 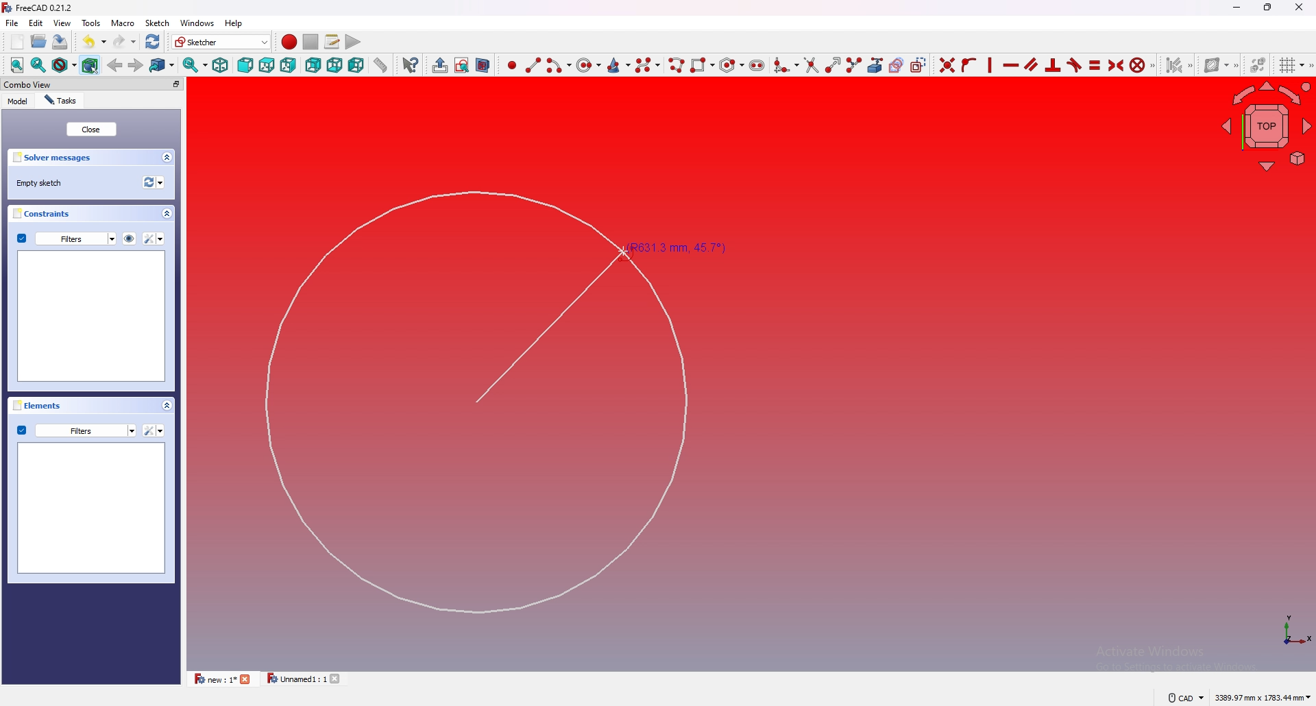 I want to click on recomputation of active document, so click(x=154, y=182).